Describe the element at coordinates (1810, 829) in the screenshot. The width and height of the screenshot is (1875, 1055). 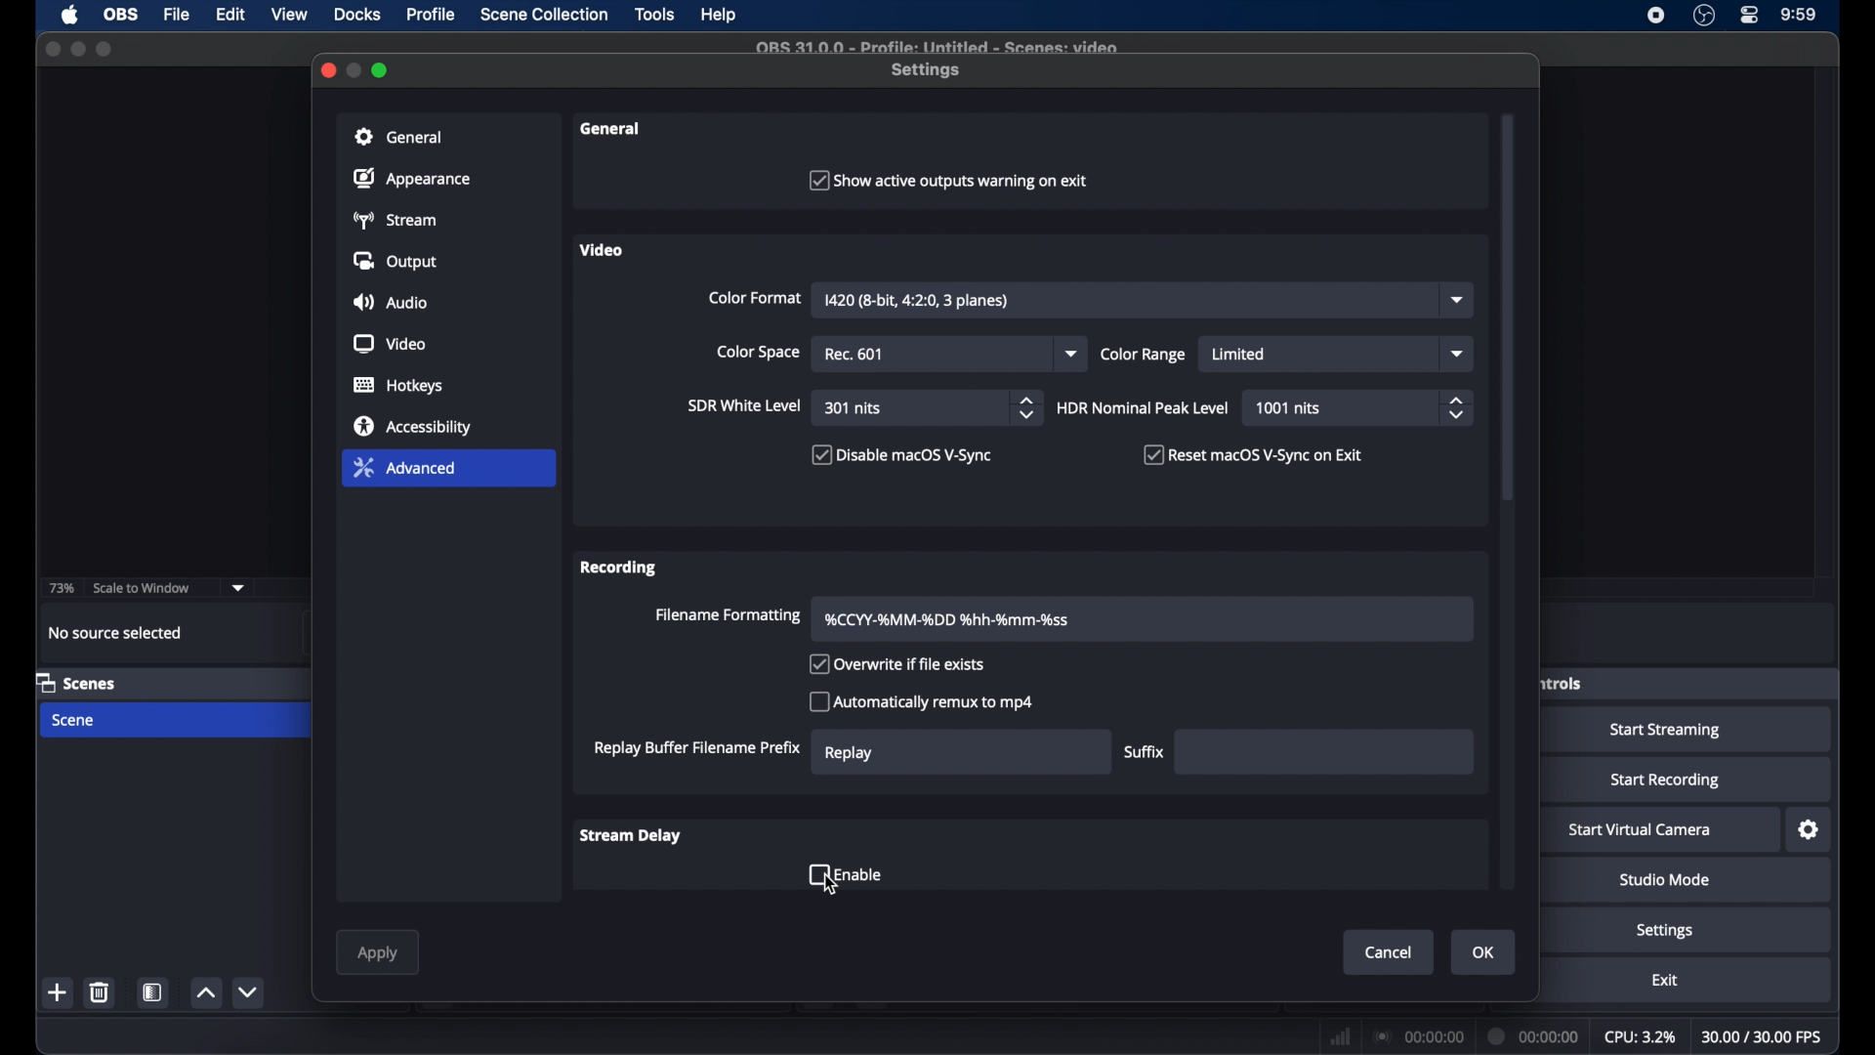
I see `settings` at that location.